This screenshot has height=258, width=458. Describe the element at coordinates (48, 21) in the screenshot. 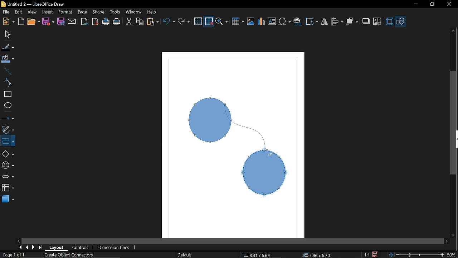

I see `Save` at that location.